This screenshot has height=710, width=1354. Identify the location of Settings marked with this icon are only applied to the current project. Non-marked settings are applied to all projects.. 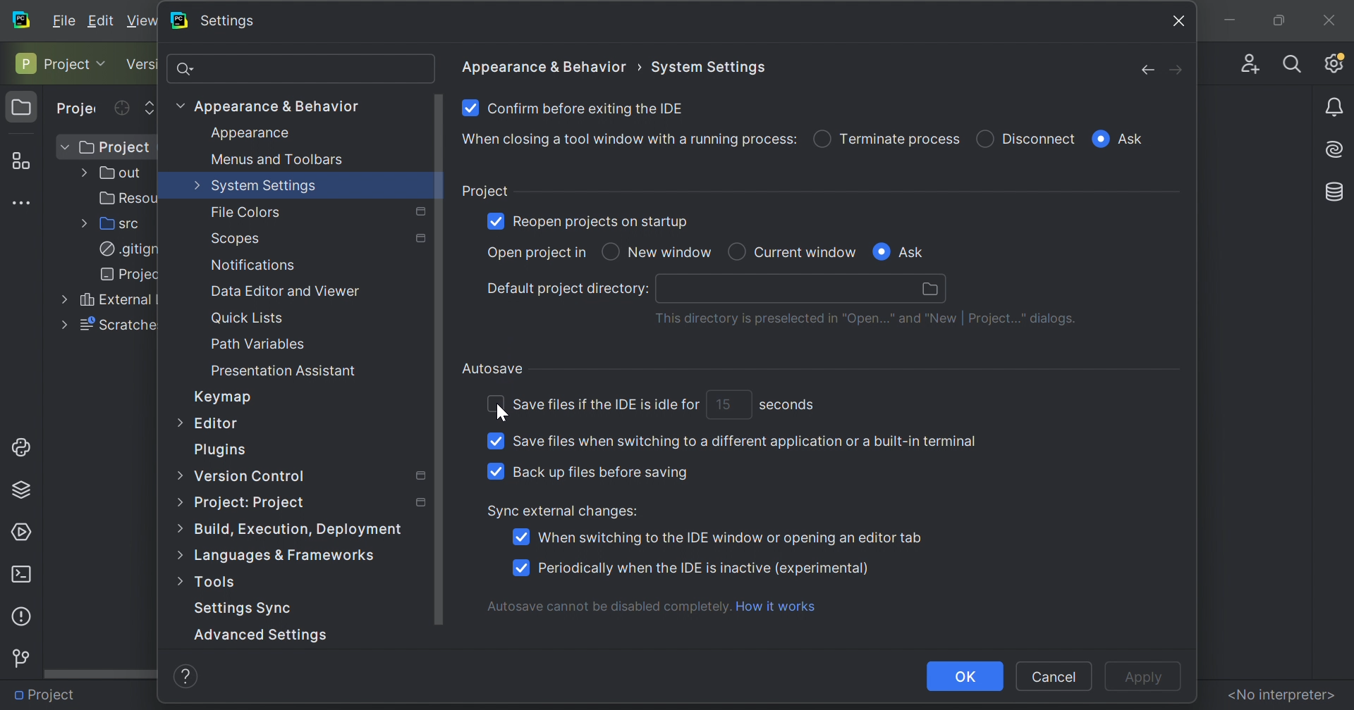
(419, 239).